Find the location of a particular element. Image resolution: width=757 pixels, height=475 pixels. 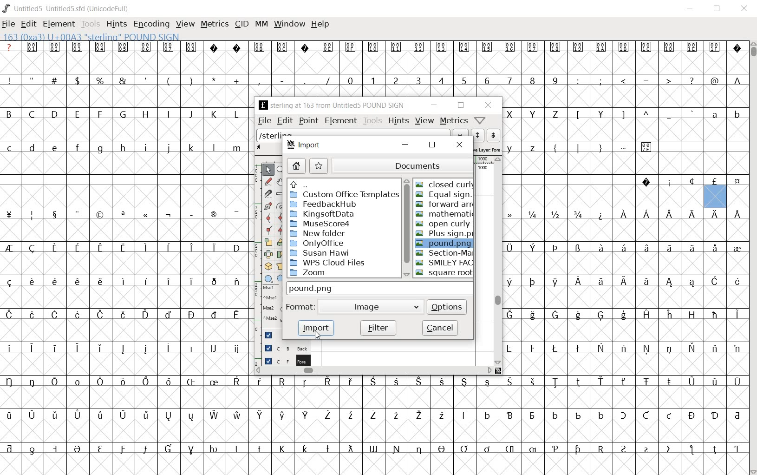

9 is located at coordinates (555, 80).